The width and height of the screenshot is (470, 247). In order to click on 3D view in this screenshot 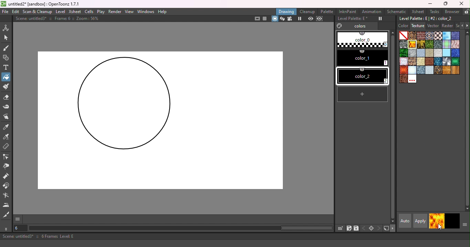, I will do `click(282, 19)`.